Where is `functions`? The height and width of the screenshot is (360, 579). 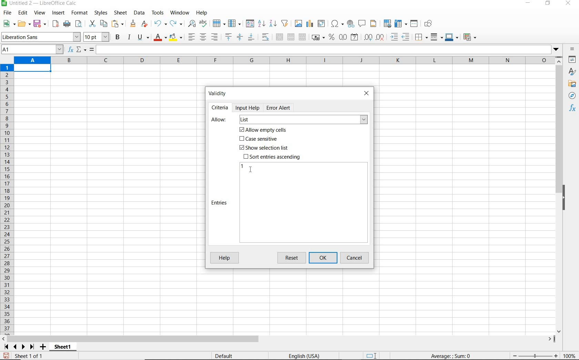
functions is located at coordinates (573, 109).